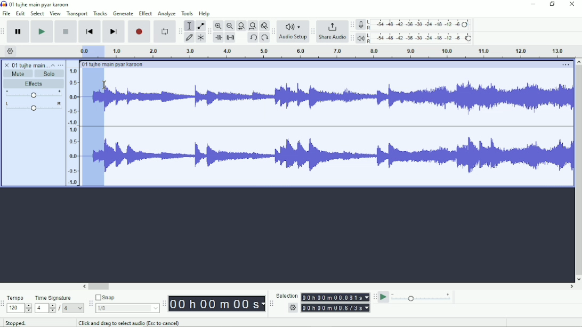 The height and width of the screenshot is (327, 582). What do you see at coordinates (61, 65) in the screenshot?
I see `Open menu` at bounding box center [61, 65].